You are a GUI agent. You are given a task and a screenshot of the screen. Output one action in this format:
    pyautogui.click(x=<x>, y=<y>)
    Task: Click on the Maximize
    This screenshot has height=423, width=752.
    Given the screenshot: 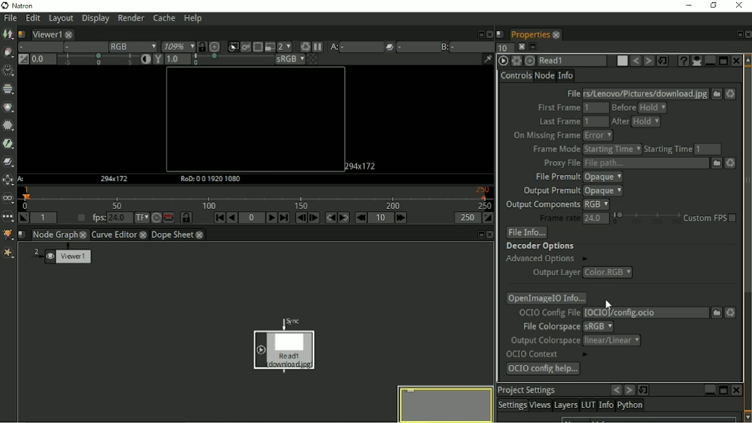 What is the action you would take?
    pyautogui.click(x=724, y=61)
    